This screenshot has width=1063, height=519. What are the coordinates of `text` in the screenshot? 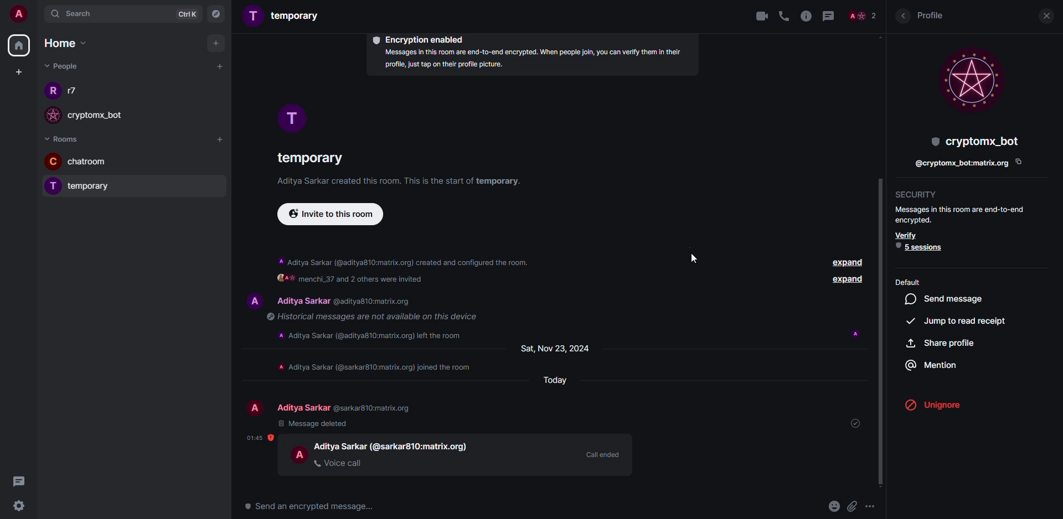 It's located at (417, 281).